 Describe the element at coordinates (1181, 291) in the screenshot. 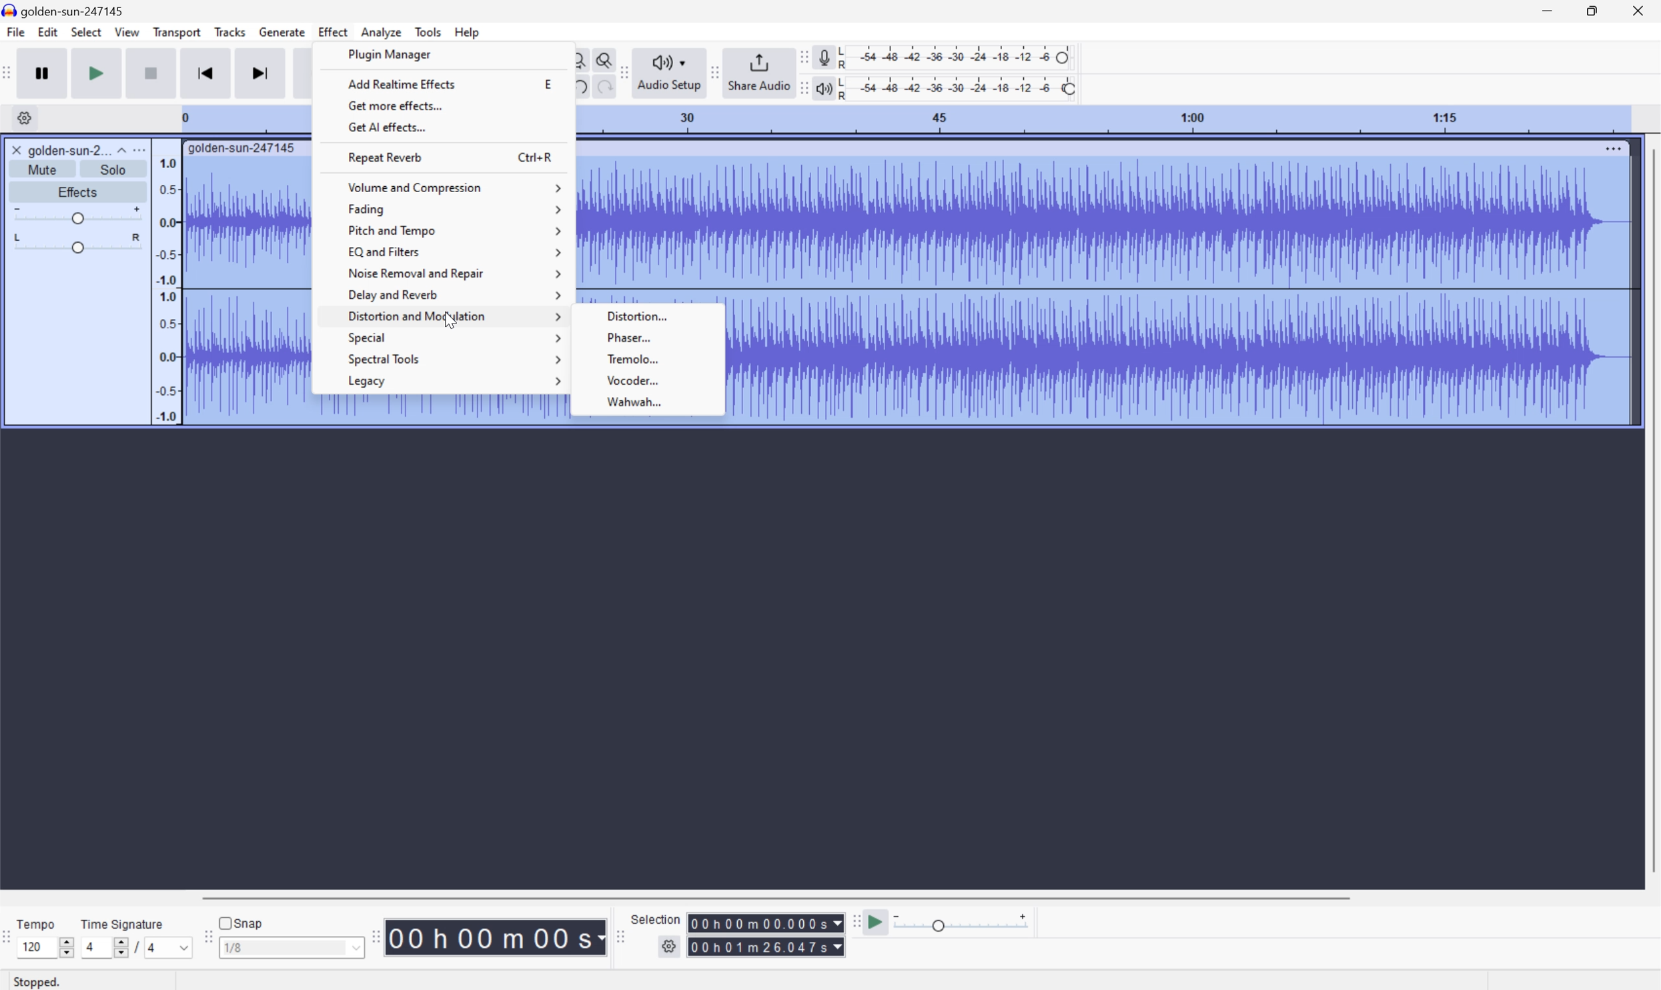

I see `Audio` at that location.